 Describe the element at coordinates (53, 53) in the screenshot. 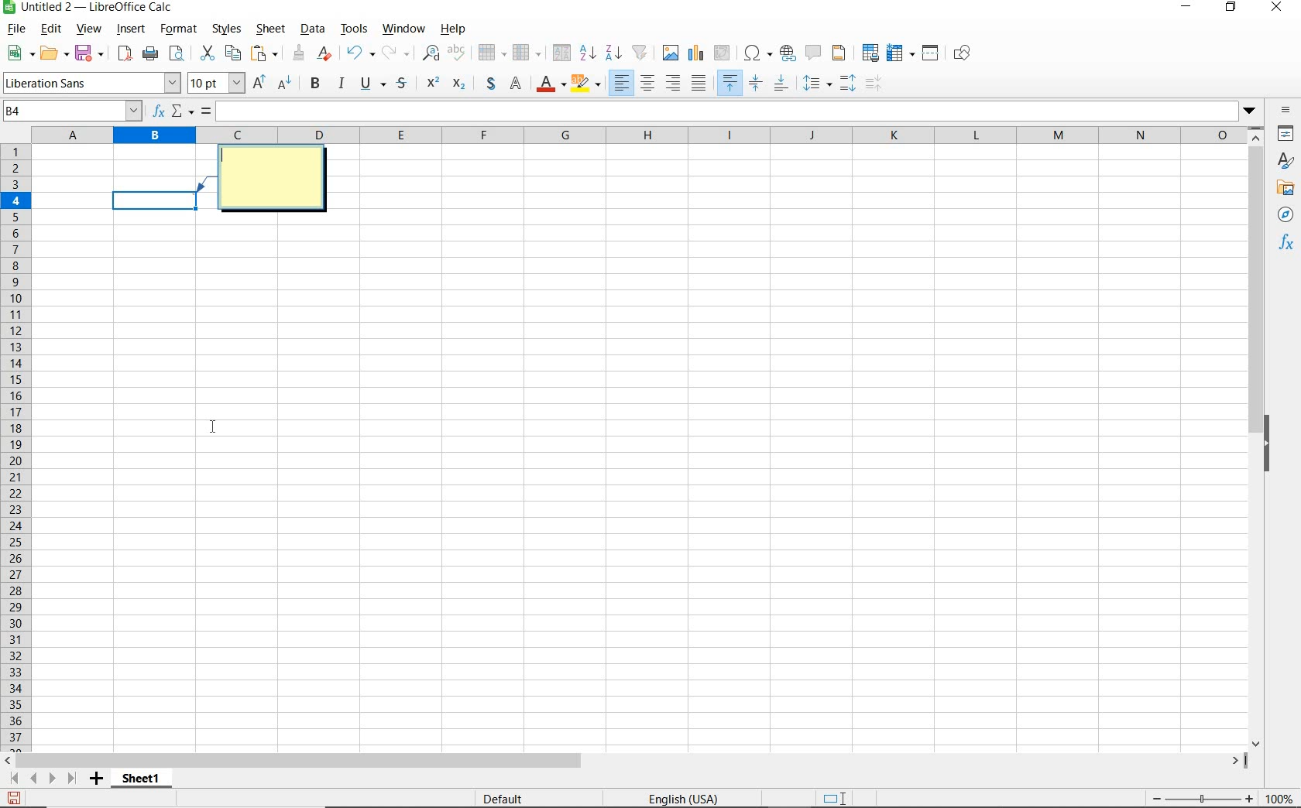

I see `open` at that location.